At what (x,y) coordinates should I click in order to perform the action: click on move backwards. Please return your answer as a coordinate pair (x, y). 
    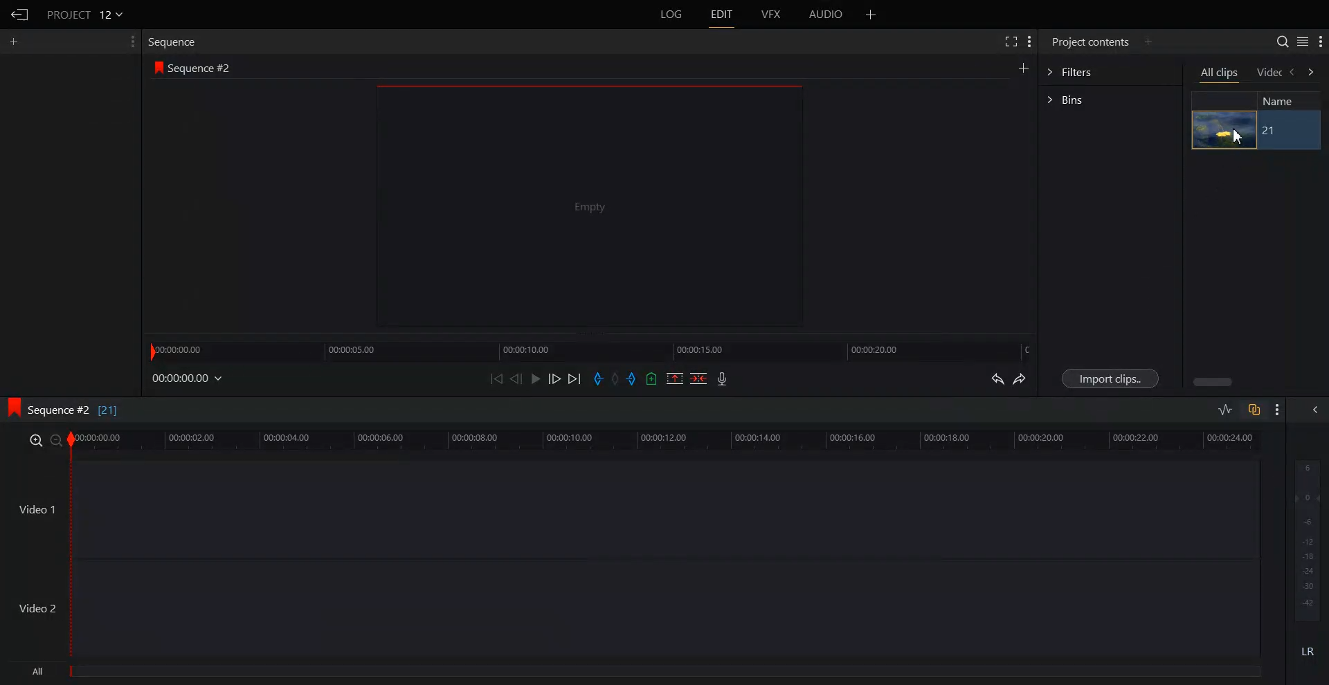
    Looking at the image, I should click on (1293, 73).